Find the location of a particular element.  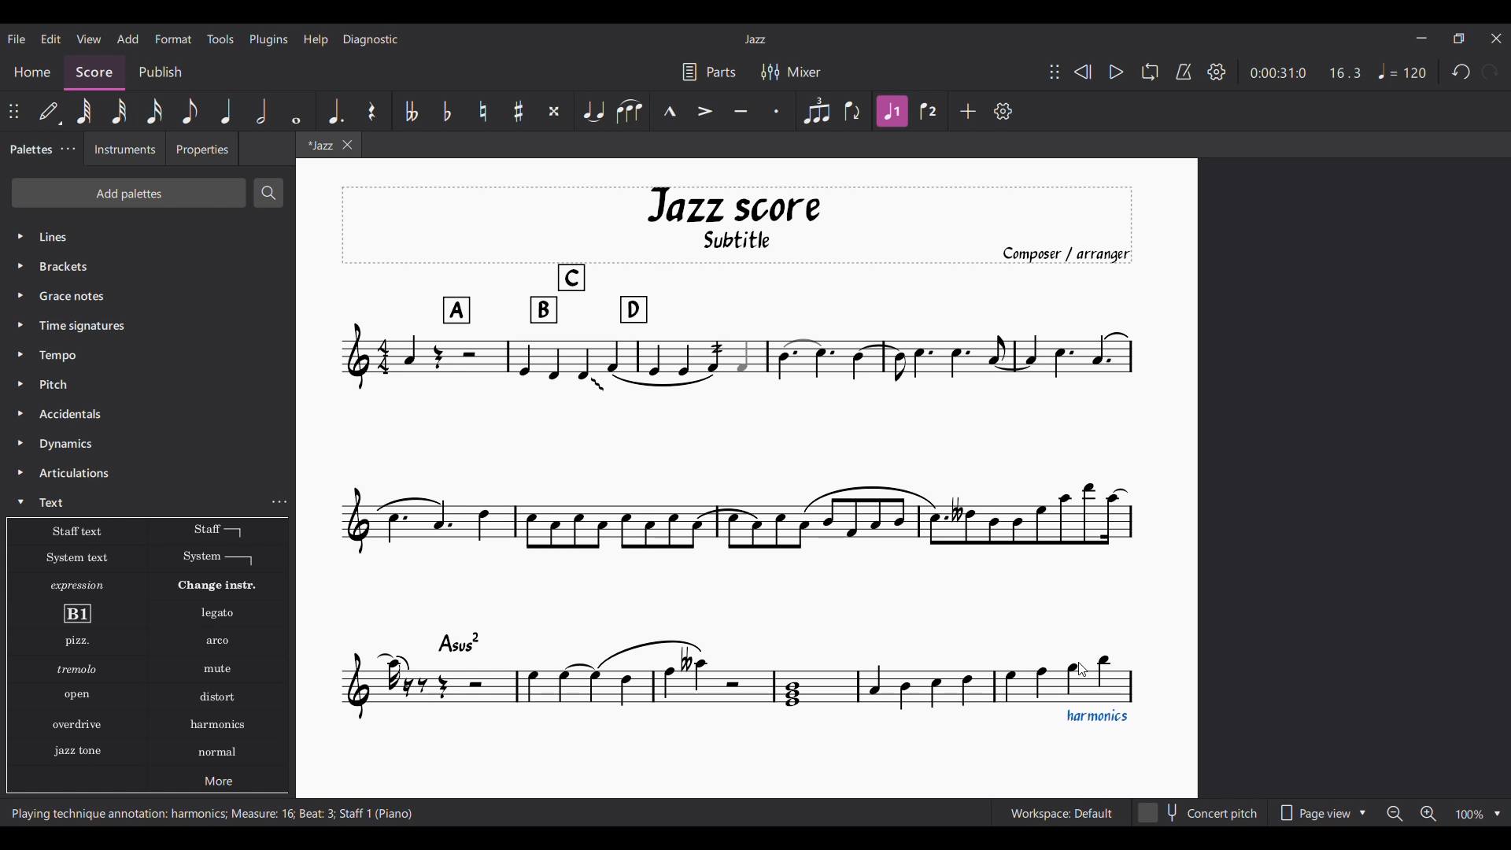

Home section is located at coordinates (31, 68).